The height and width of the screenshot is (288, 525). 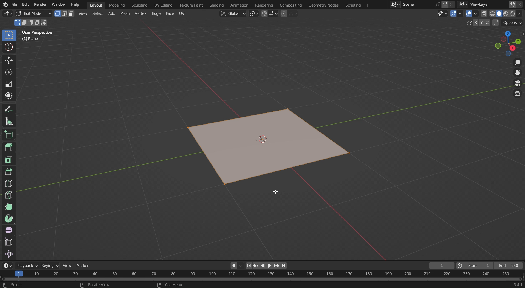 What do you see at coordinates (31, 23) in the screenshot?
I see `Mode` at bounding box center [31, 23].